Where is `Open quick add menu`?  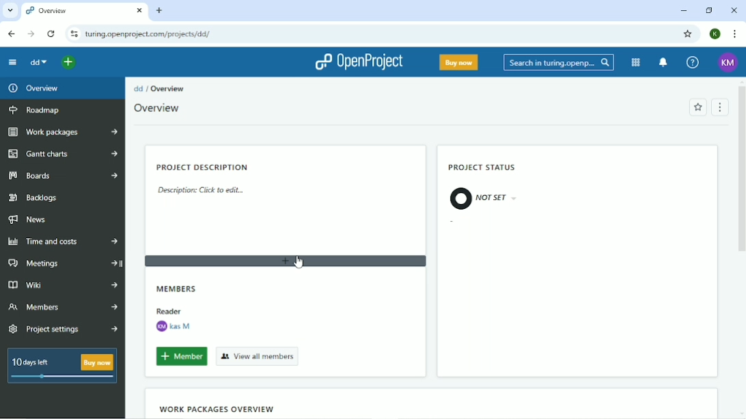 Open quick add menu is located at coordinates (68, 62).